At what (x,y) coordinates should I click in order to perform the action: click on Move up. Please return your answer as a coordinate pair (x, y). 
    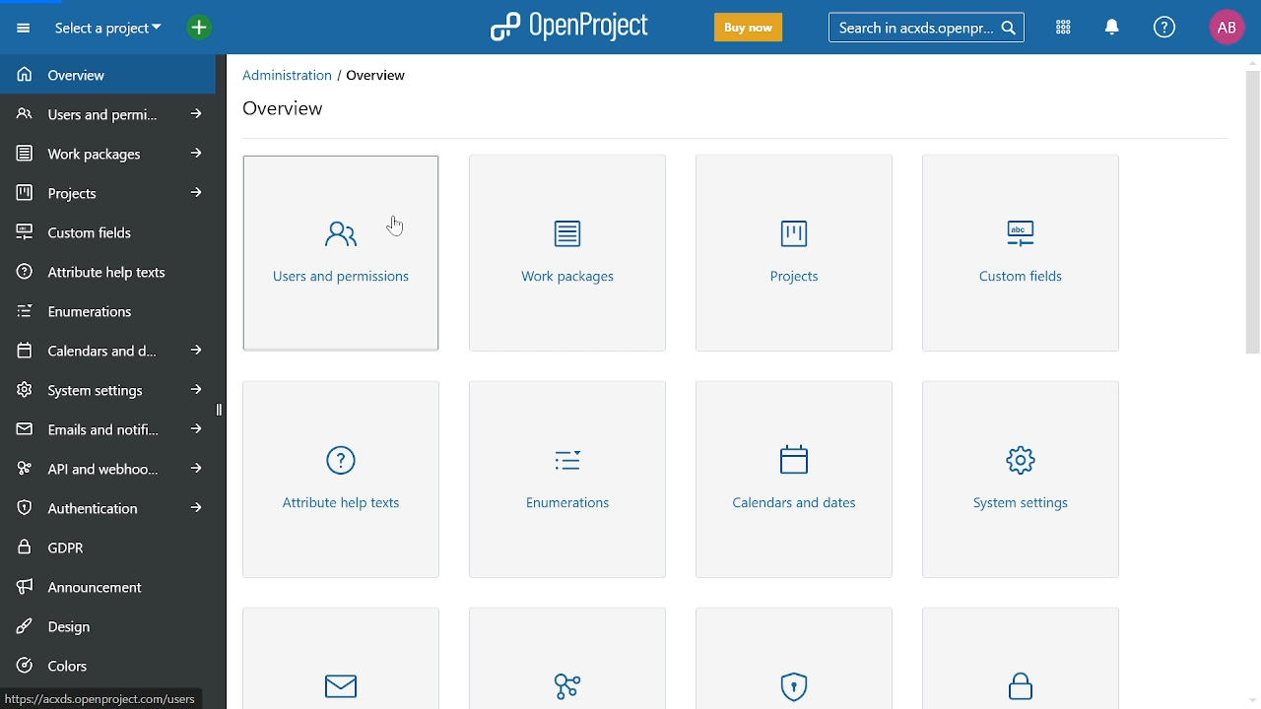
    Looking at the image, I should click on (1249, 59).